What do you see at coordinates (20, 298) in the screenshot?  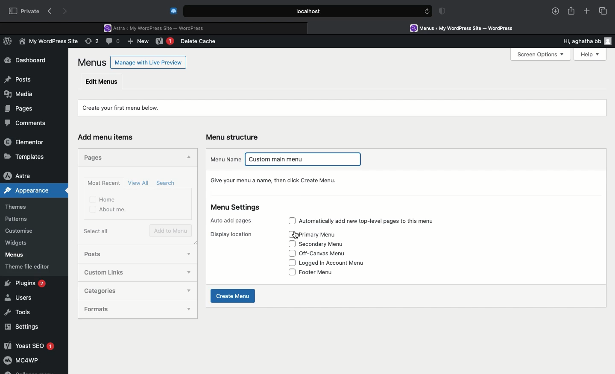 I see `Users` at bounding box center [20, 298].